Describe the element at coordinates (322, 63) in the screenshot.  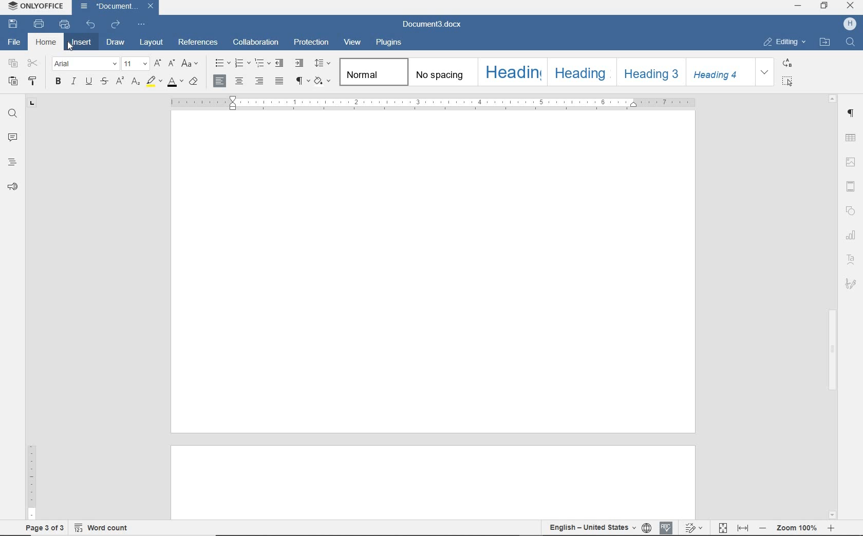
I see `PARAGRAPH LINE SPACING` at that location.